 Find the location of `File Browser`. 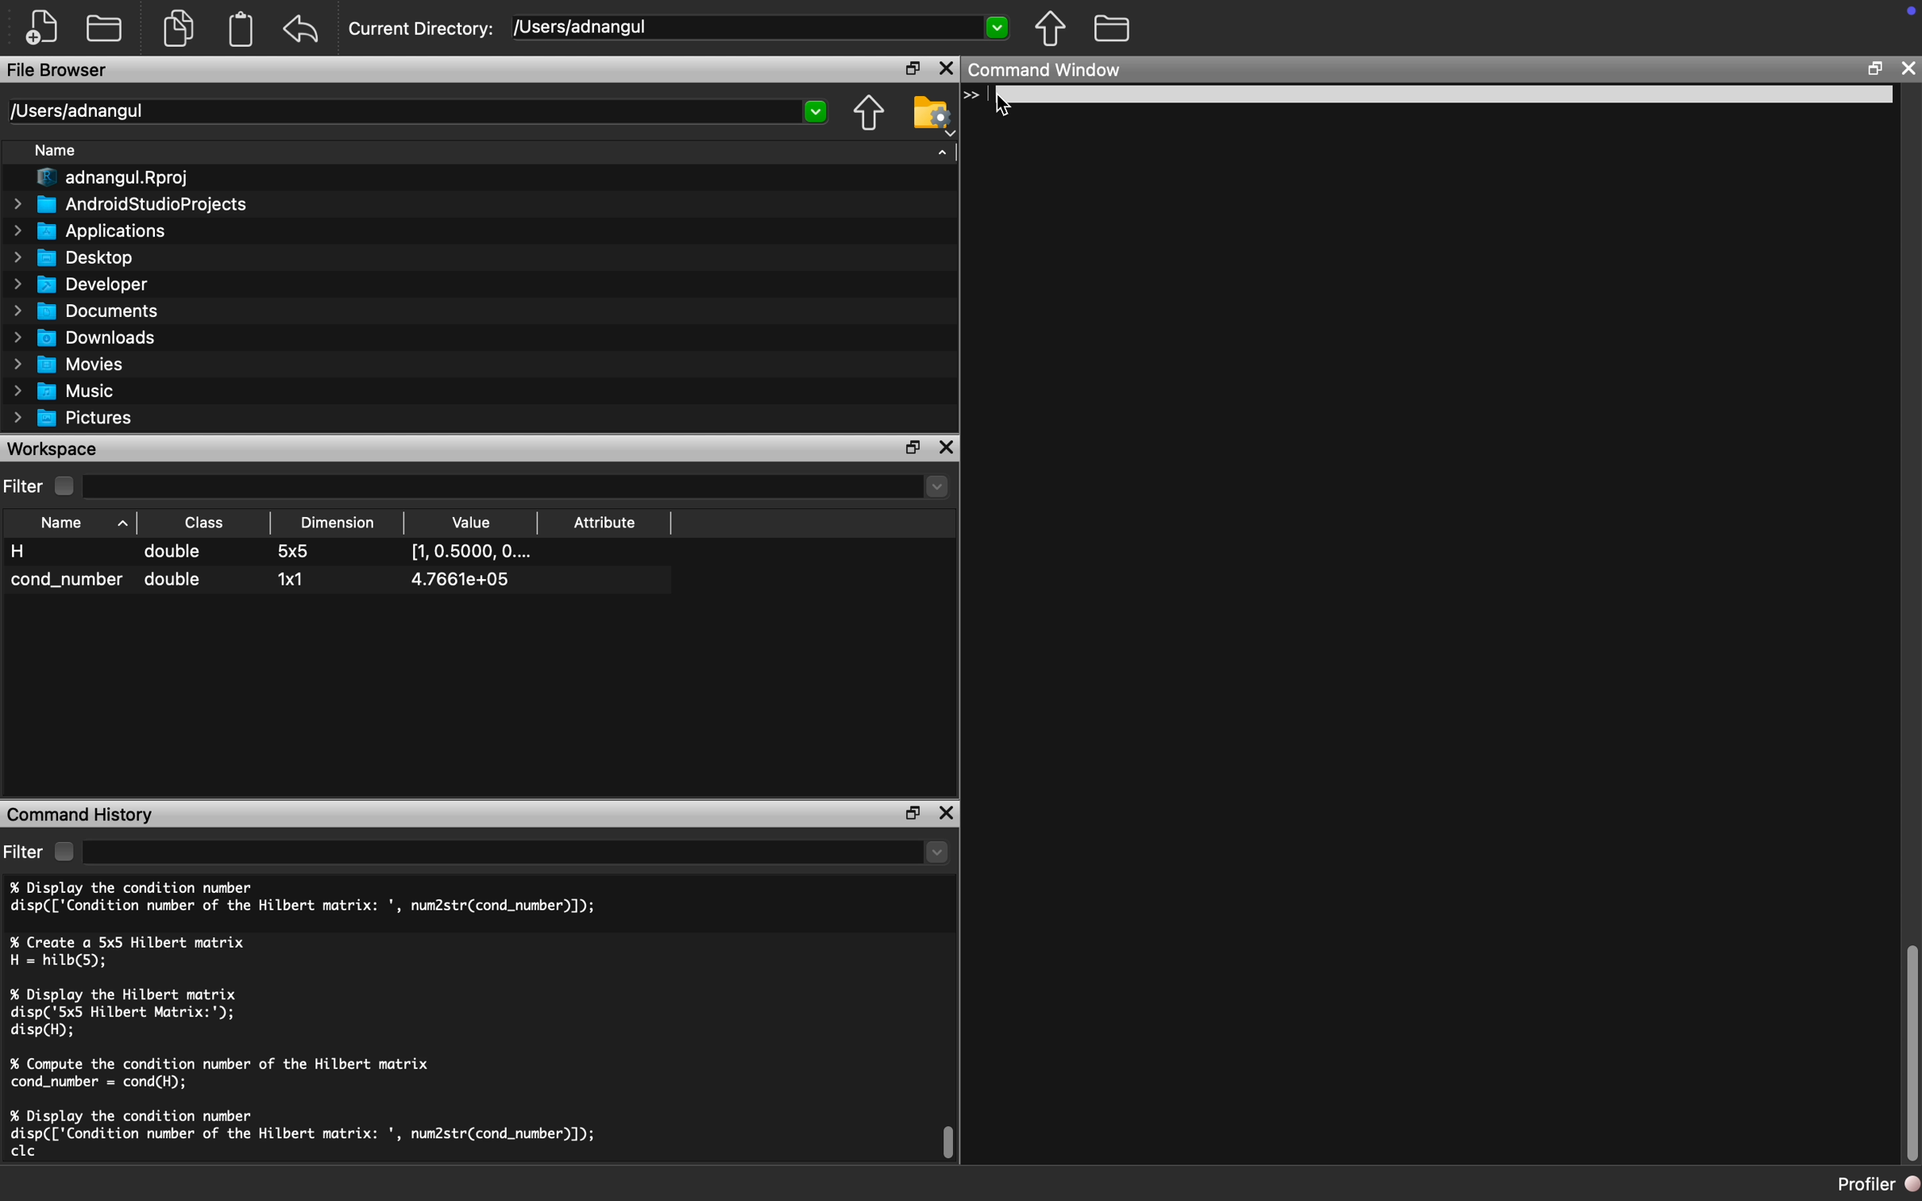

File Browser is located at coordinates (59, 69).